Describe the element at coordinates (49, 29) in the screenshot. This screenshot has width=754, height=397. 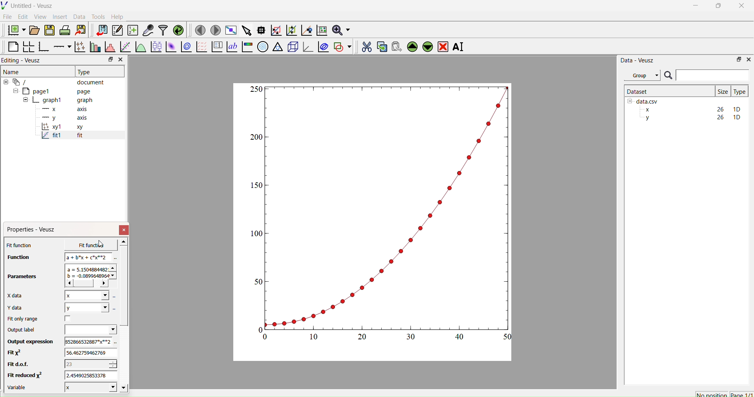
I see `Save` at that location.